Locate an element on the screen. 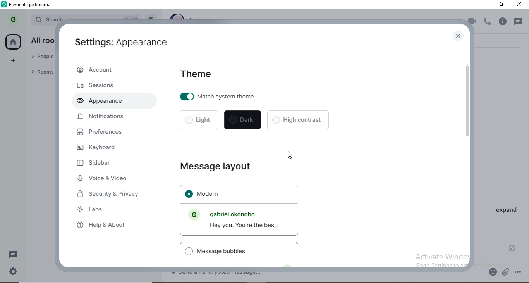 This screenshot has height=283, width=529. modern is located at coordinates (242, 193).